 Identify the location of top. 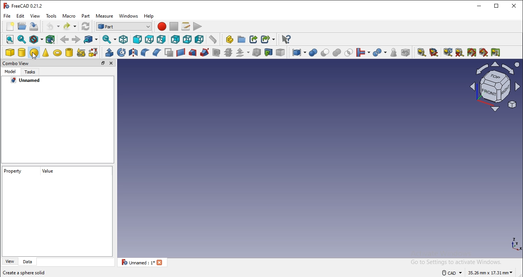
(149, 39).